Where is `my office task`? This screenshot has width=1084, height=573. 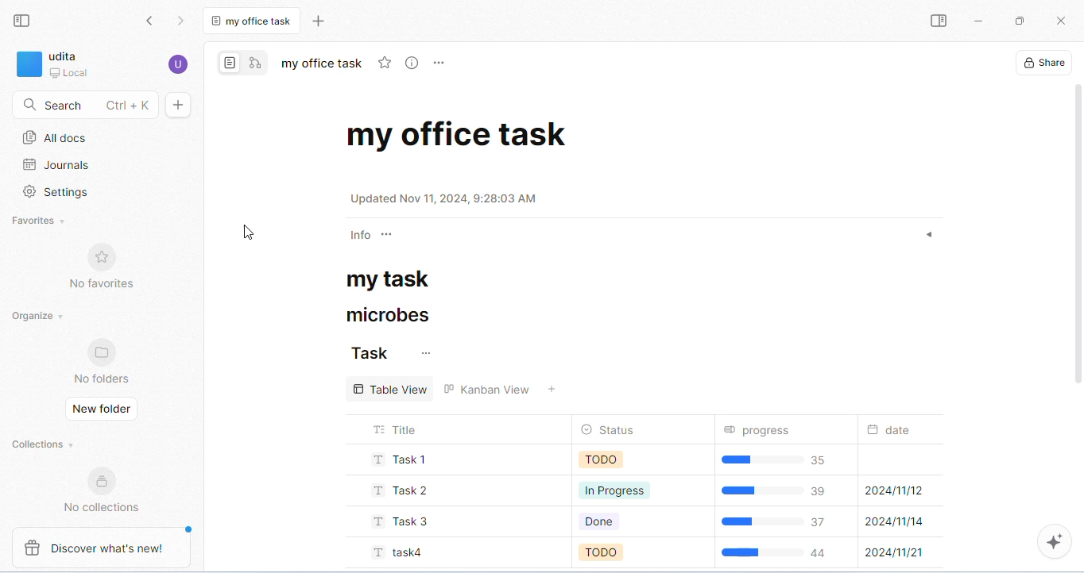 my office task is located at coordinates (323, 63).